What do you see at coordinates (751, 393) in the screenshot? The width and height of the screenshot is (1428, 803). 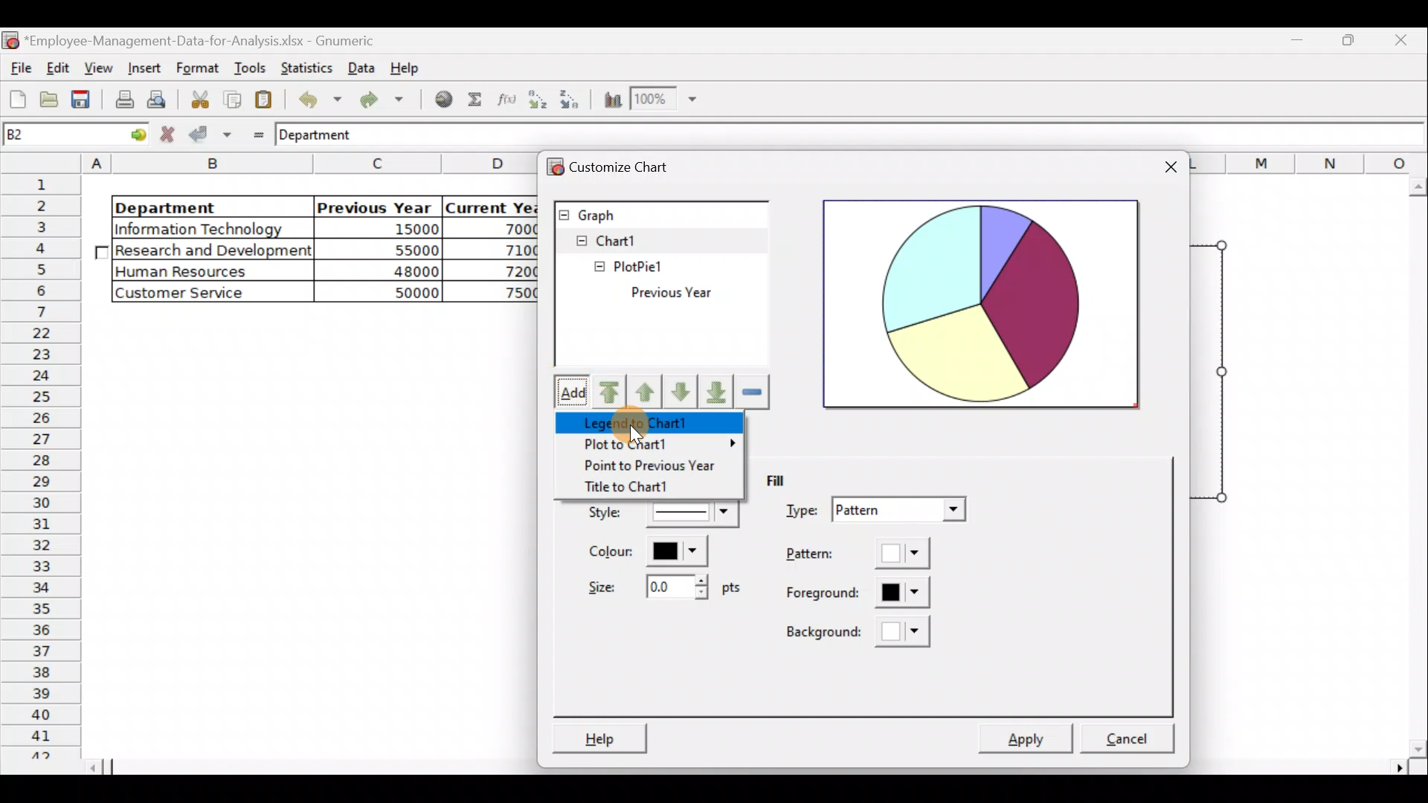 I see `Remove` at bounding box center [751, 393].